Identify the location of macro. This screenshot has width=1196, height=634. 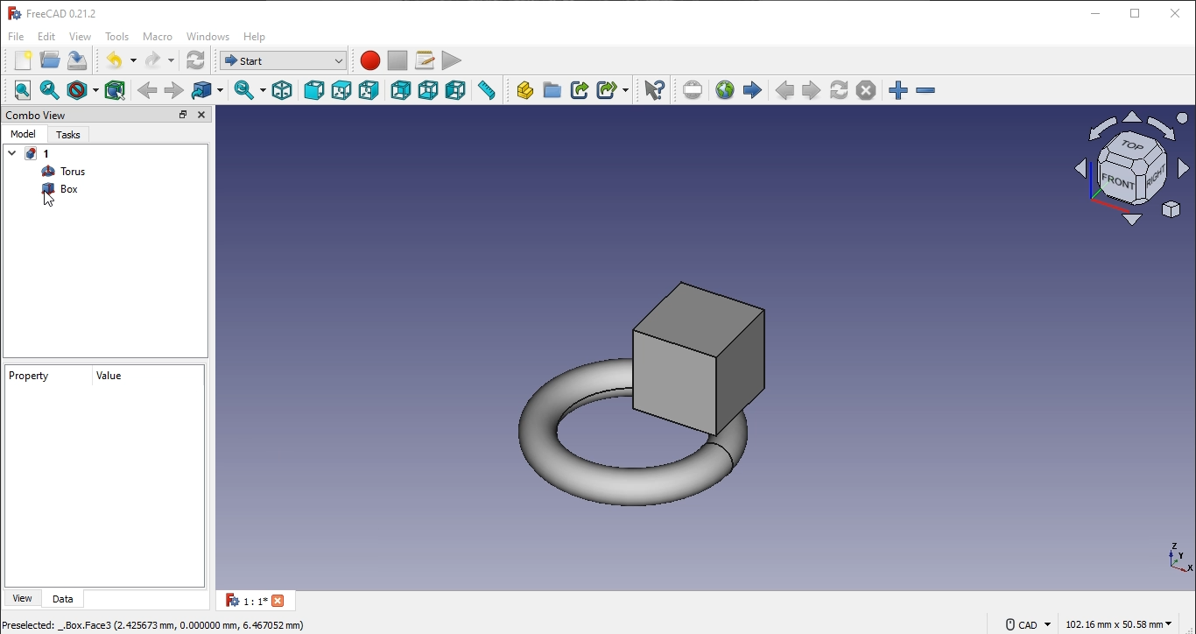
(158, 39).